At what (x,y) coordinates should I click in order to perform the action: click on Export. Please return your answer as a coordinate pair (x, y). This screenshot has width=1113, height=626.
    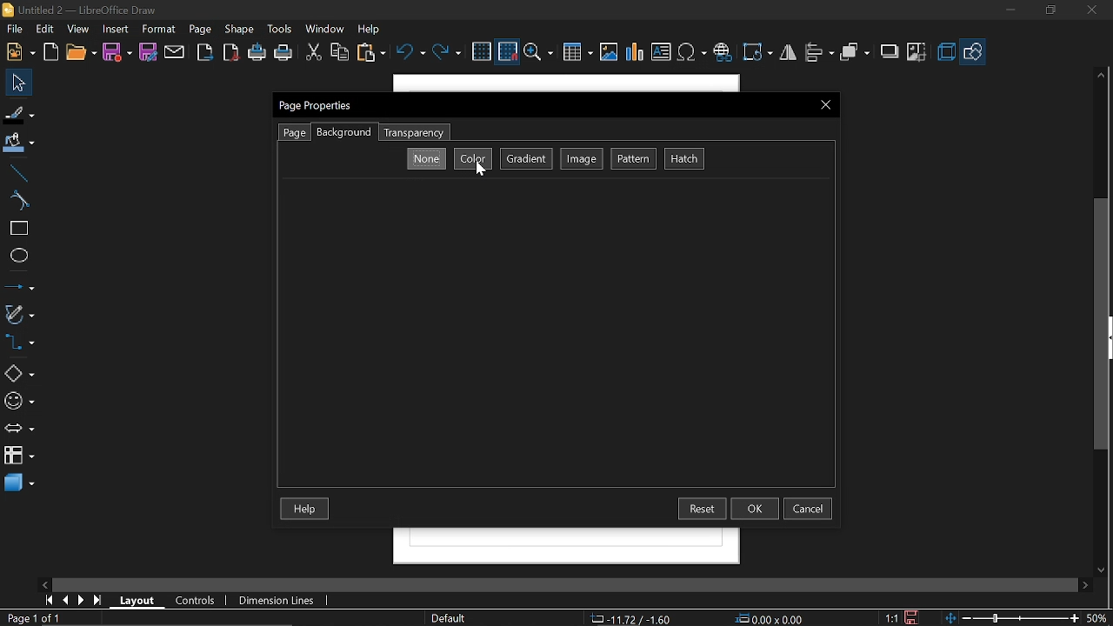
    Looking at the image, I should click on (207, 52).